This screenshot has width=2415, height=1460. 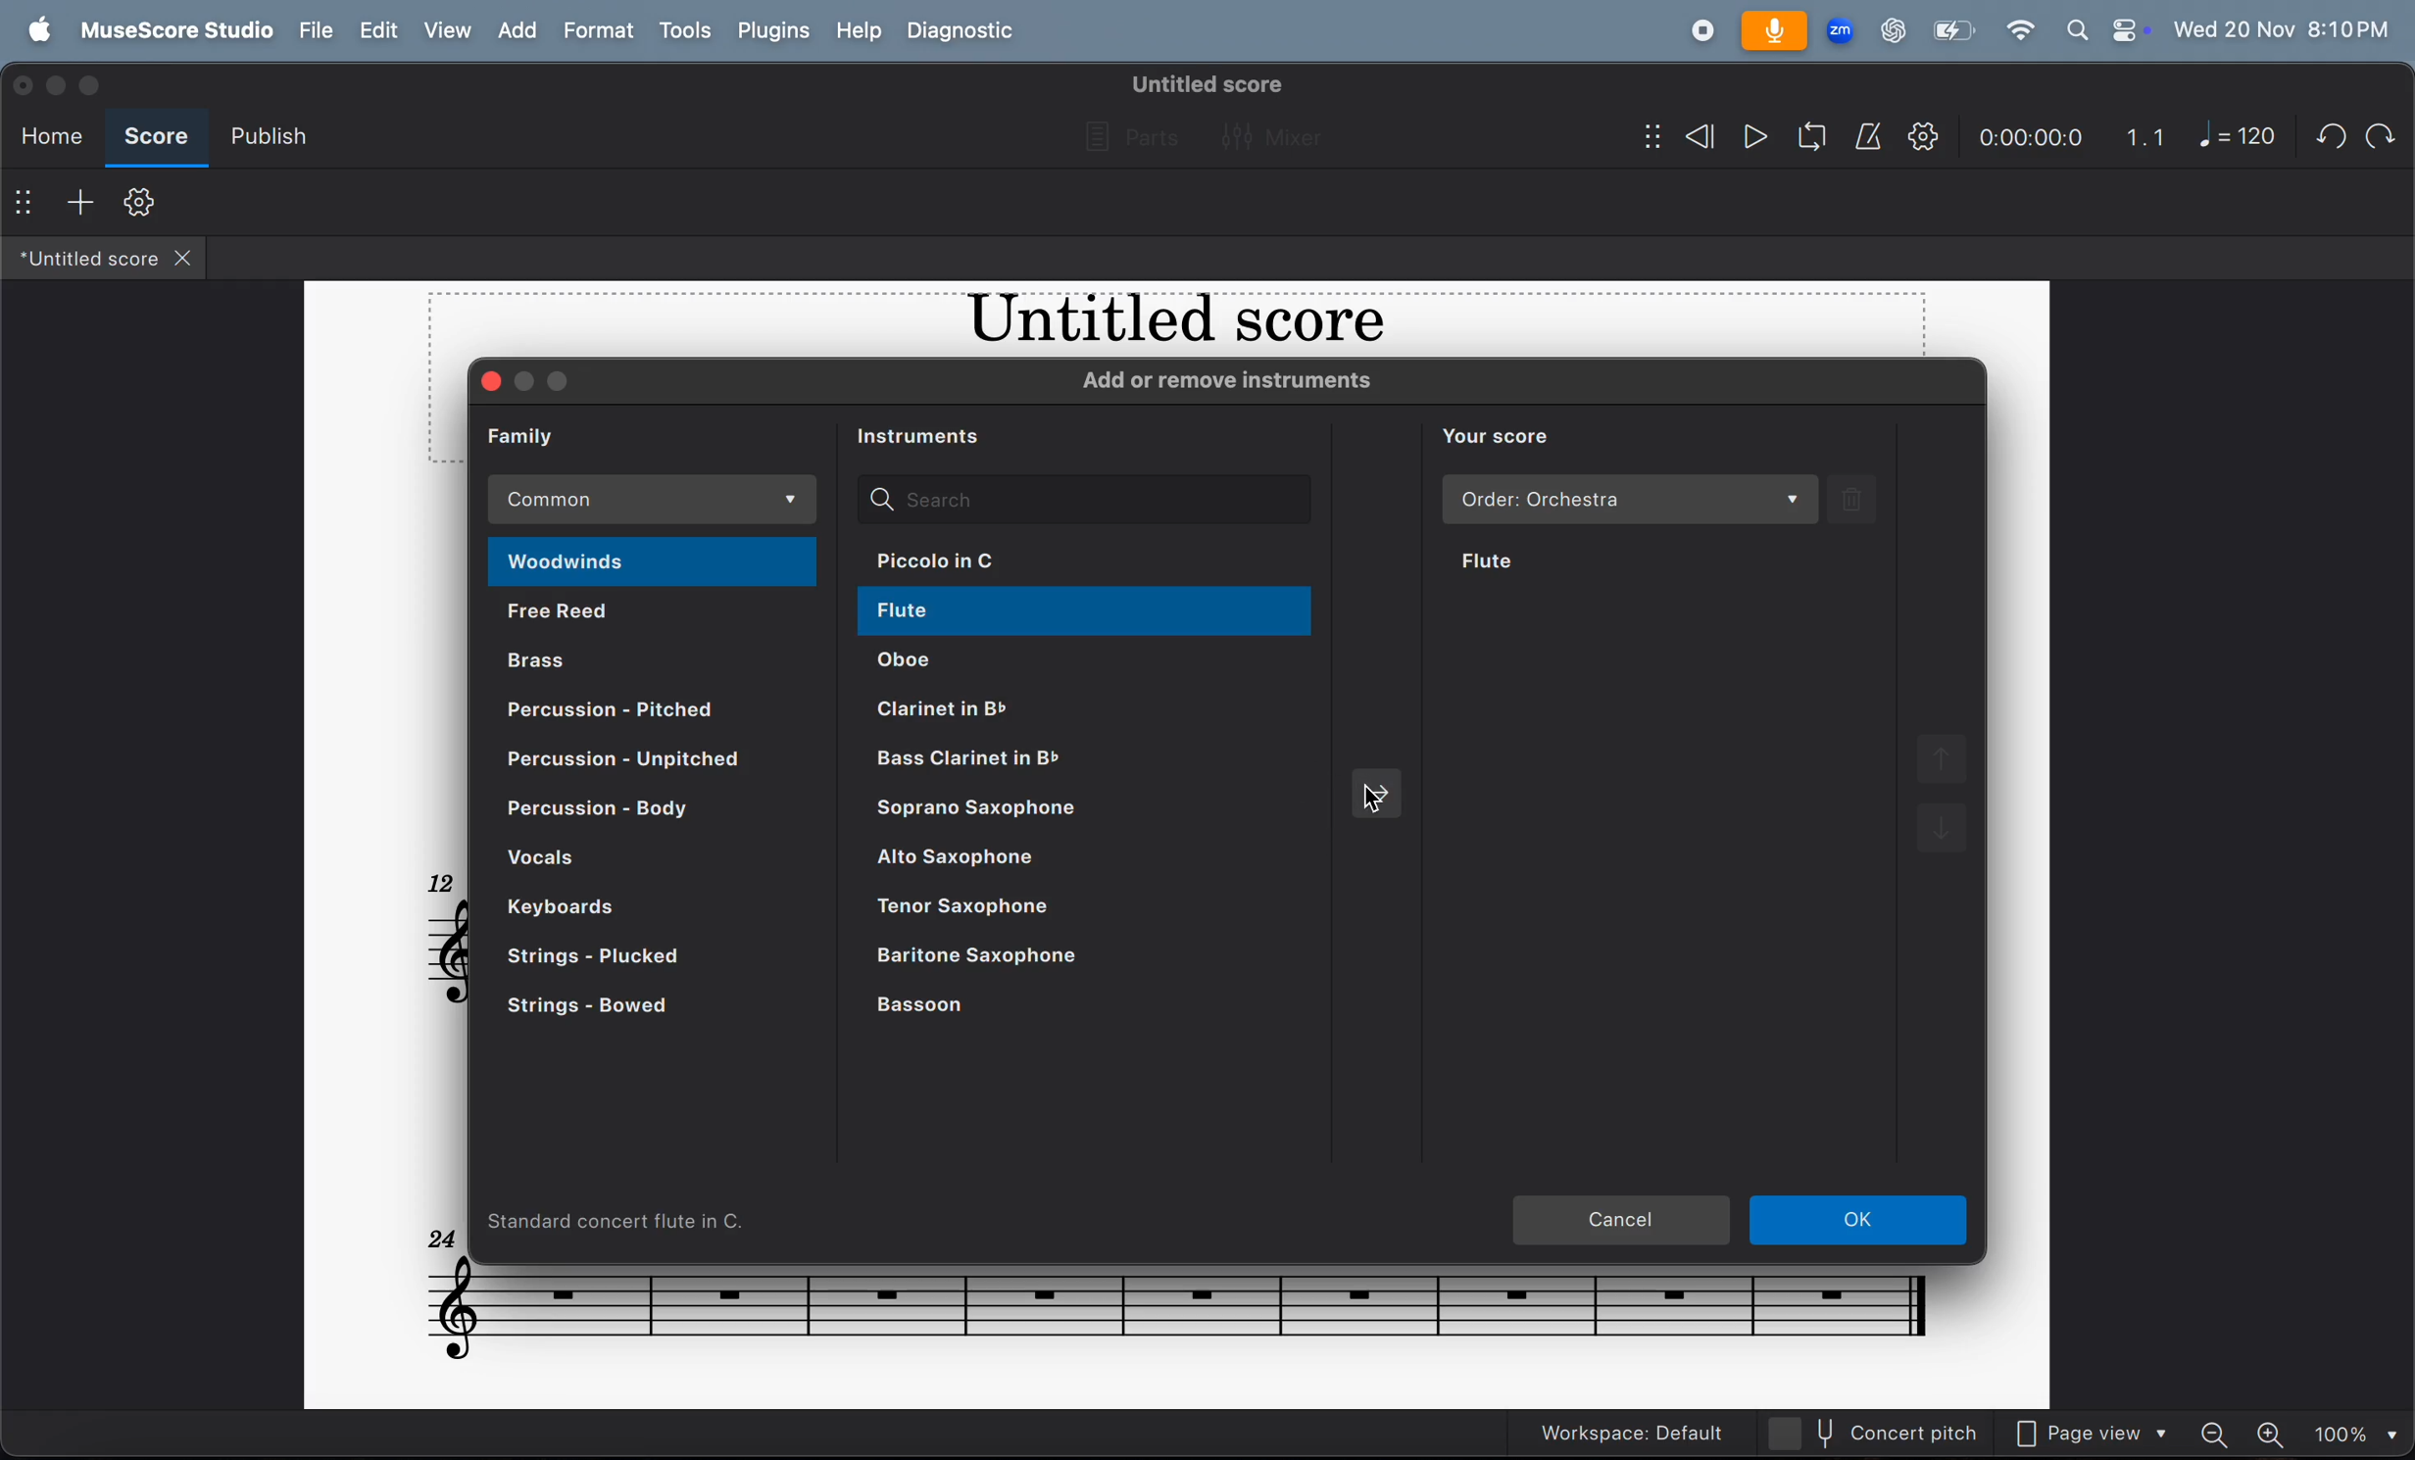 I want to click on strings bowed, so click(x=645, y=1005).